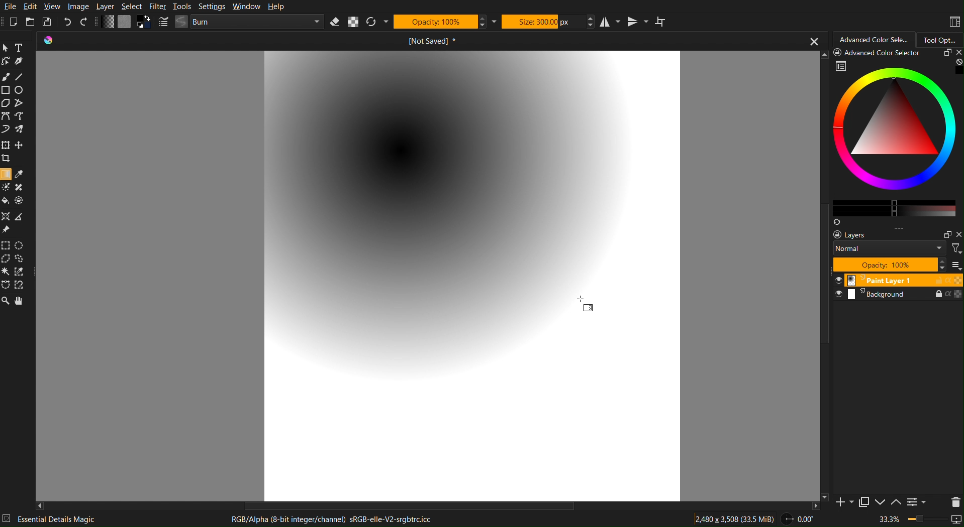  Describe the element at coordinates (22, 301) in the screenshot. I see `Move` at that location.